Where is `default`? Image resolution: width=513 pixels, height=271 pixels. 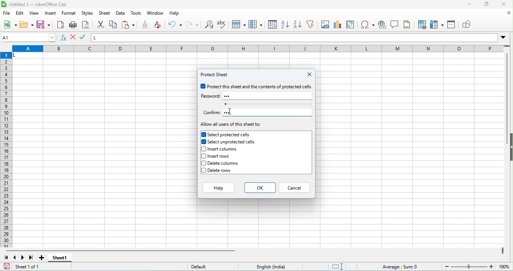 default is located at coordinates (202, 267).